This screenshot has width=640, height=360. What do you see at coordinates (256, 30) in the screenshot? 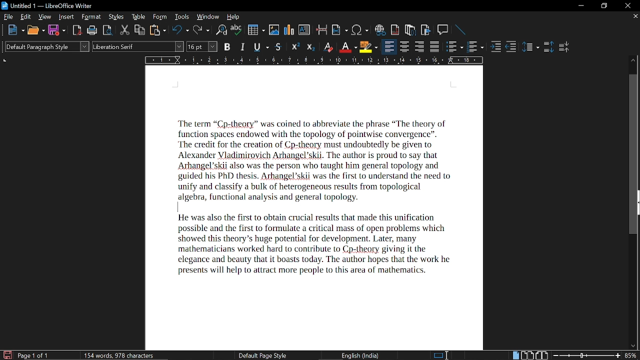
I see `Insert table` at bounding box center [256, 30].